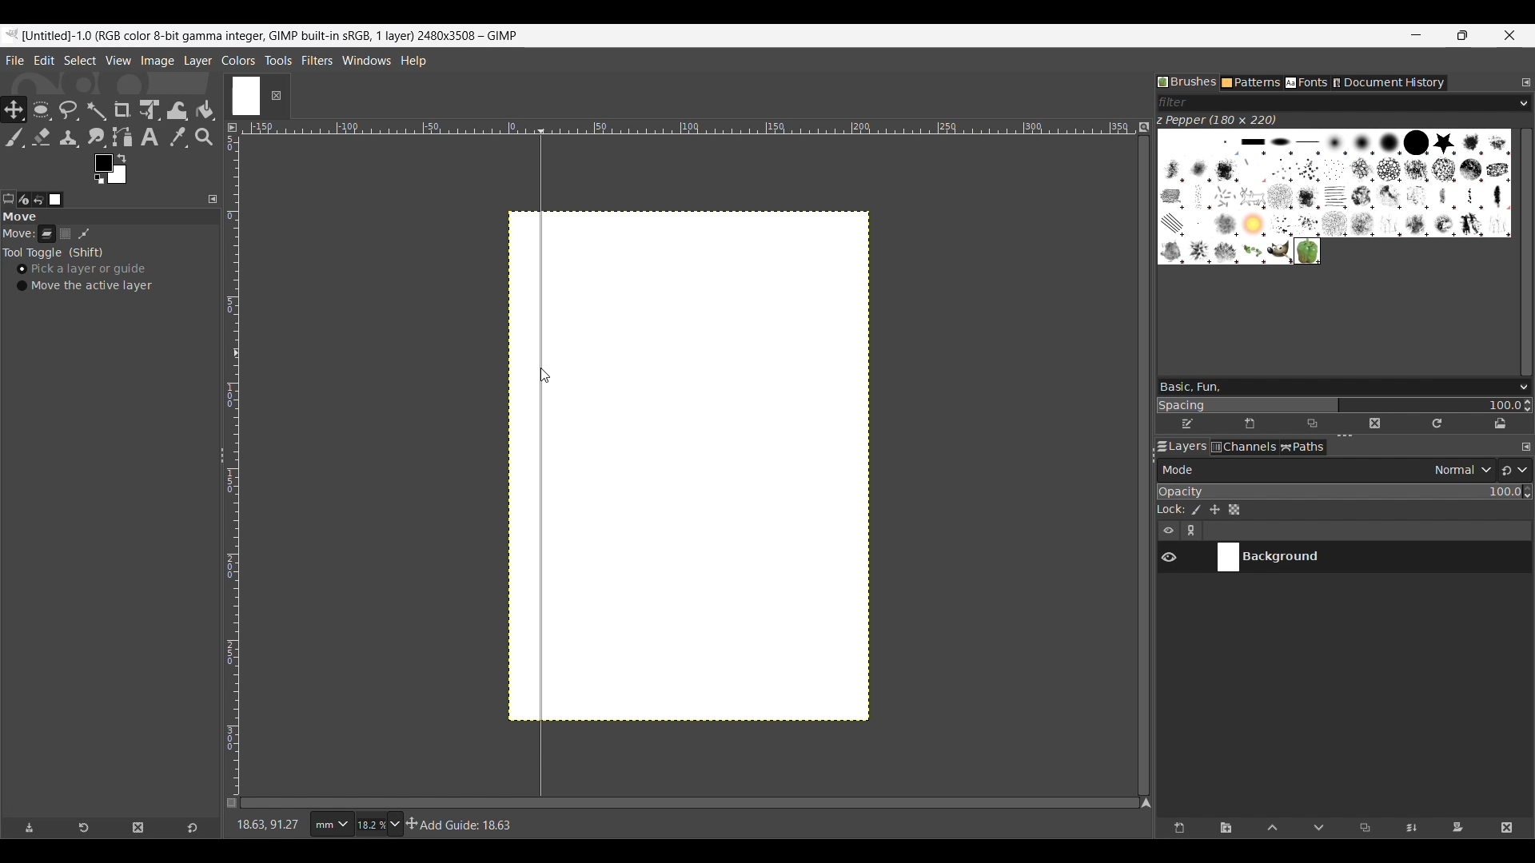  What do you see at coordinates (1250, 424) in the screenshot?
I see `Create new brush` at bounding box center [1250, 424].